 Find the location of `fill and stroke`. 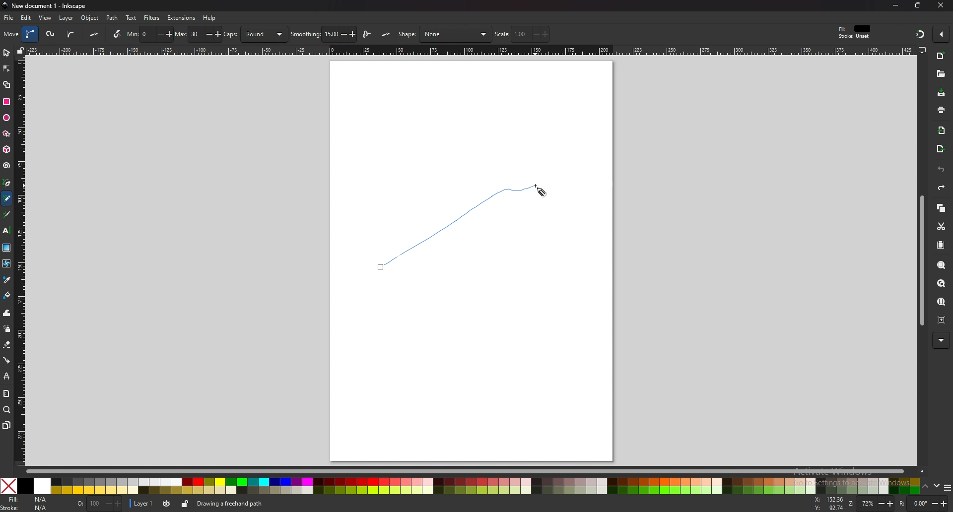

fill and stroke is located at coordinates (855, 31).